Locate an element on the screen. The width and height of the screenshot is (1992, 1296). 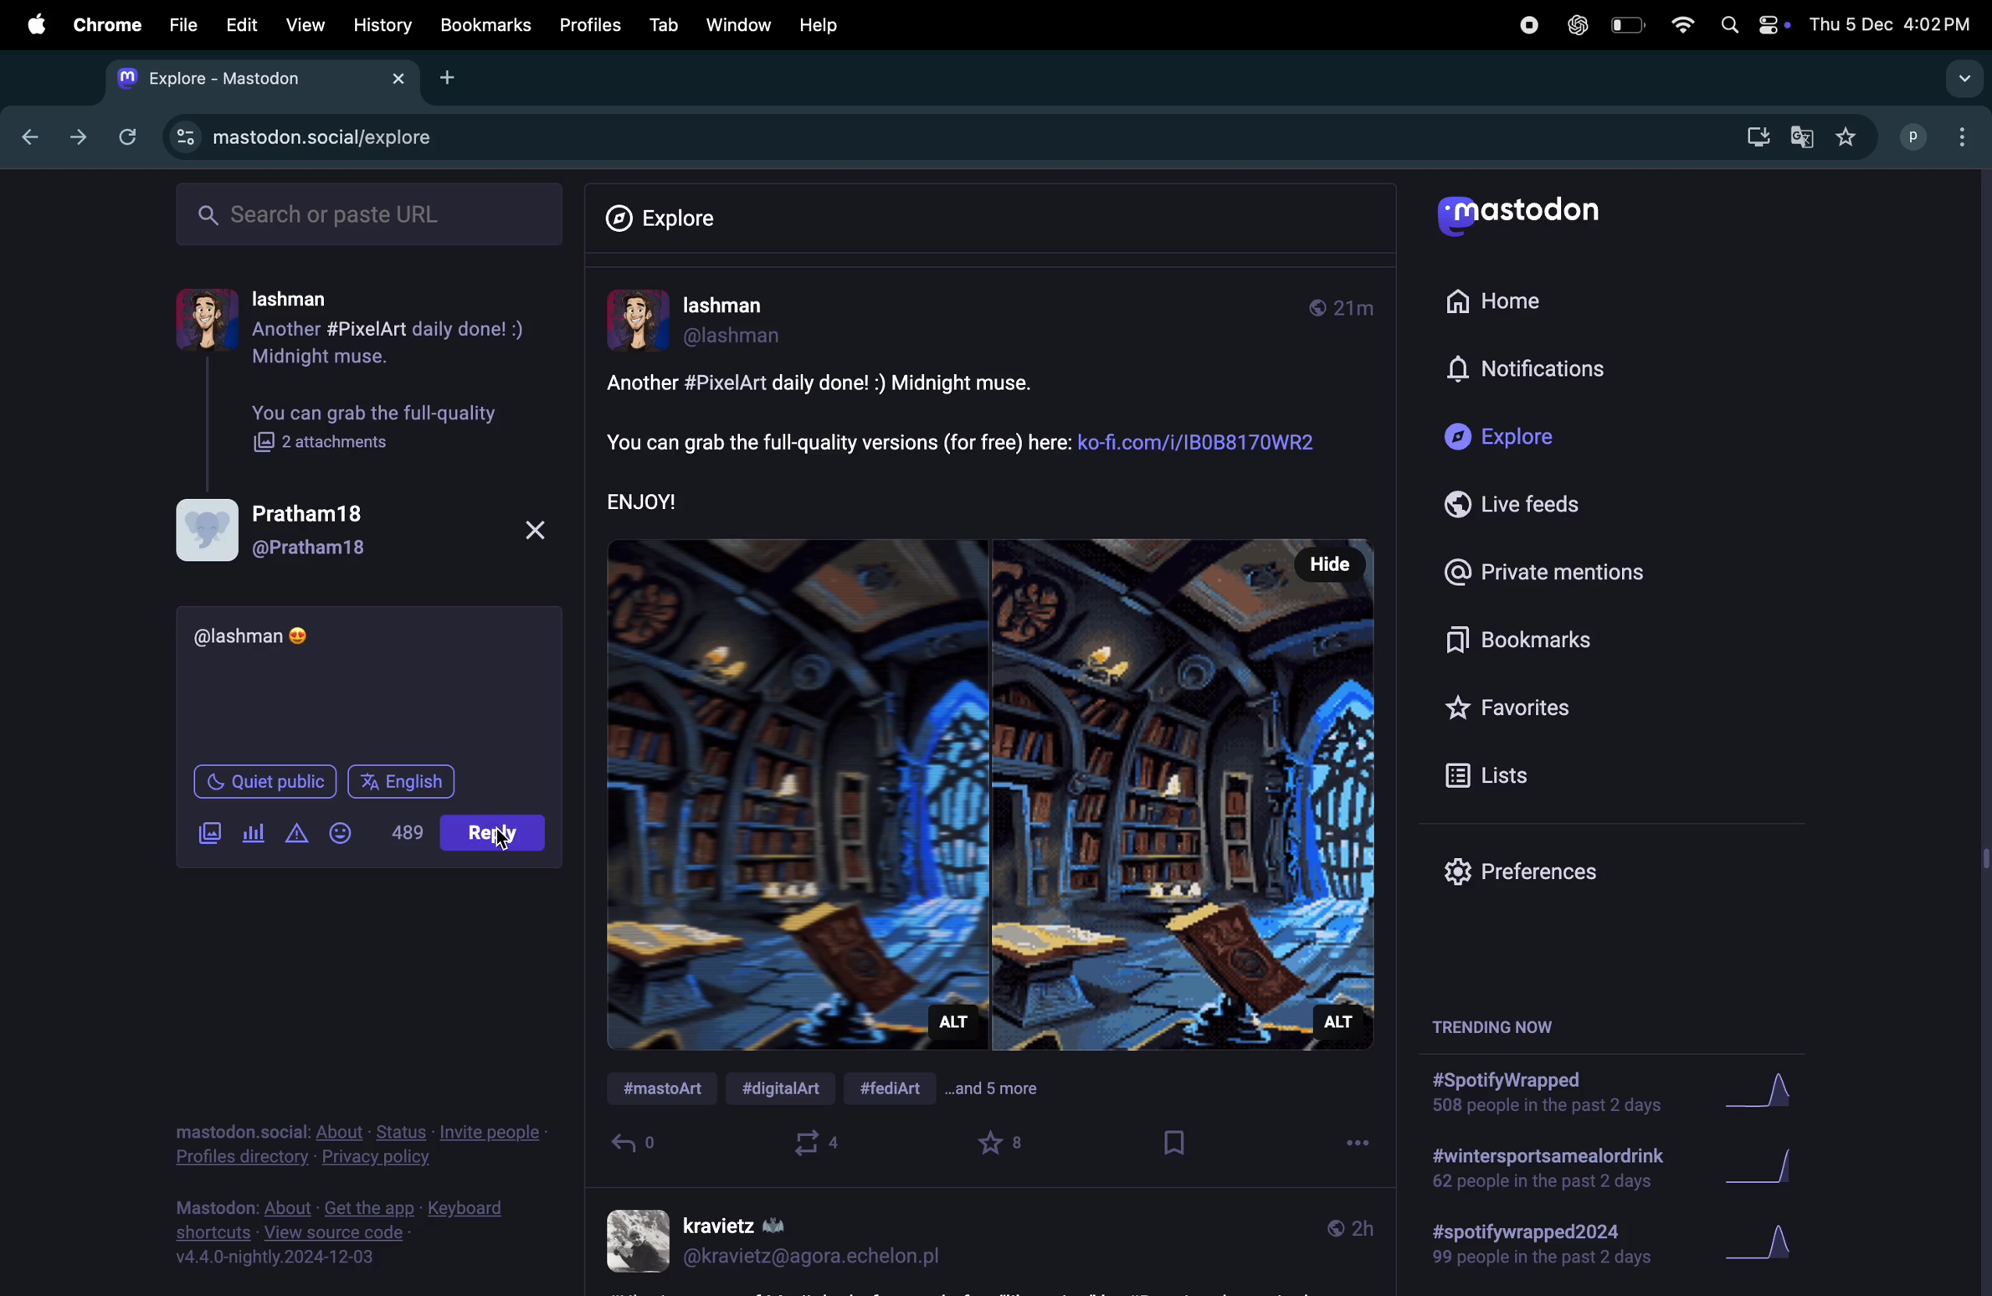
notifications is located at coordinates (1587, 372).